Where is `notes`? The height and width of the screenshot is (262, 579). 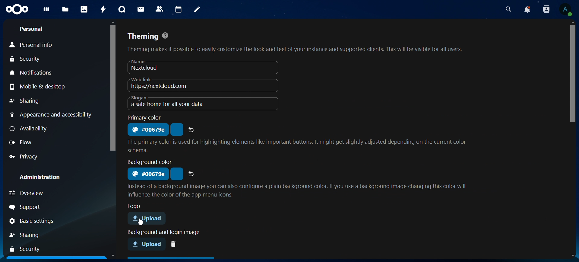
notes is located at coordinates (198, 10).